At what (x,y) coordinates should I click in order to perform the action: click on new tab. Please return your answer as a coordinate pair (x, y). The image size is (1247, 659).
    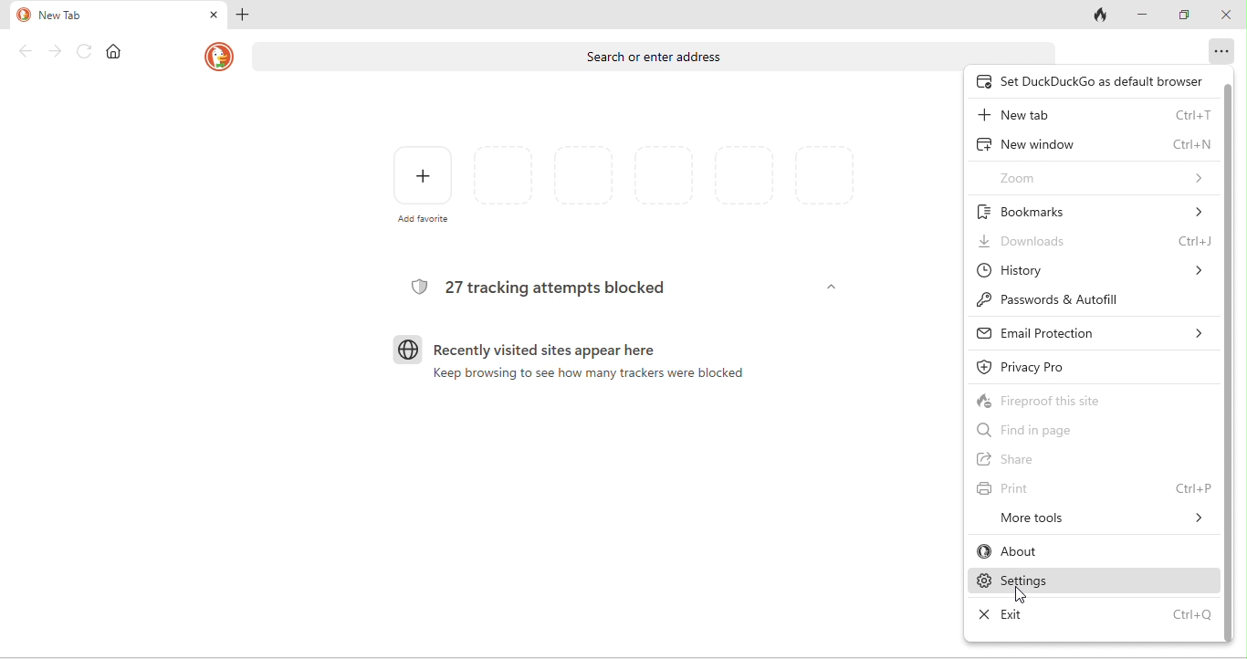
    Looking at the image, I should click on (1094, 116).